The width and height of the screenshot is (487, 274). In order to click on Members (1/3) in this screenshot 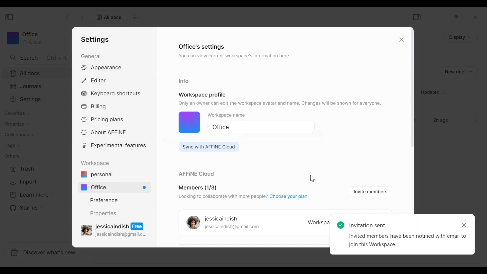, I will do `click(198, 188)`.